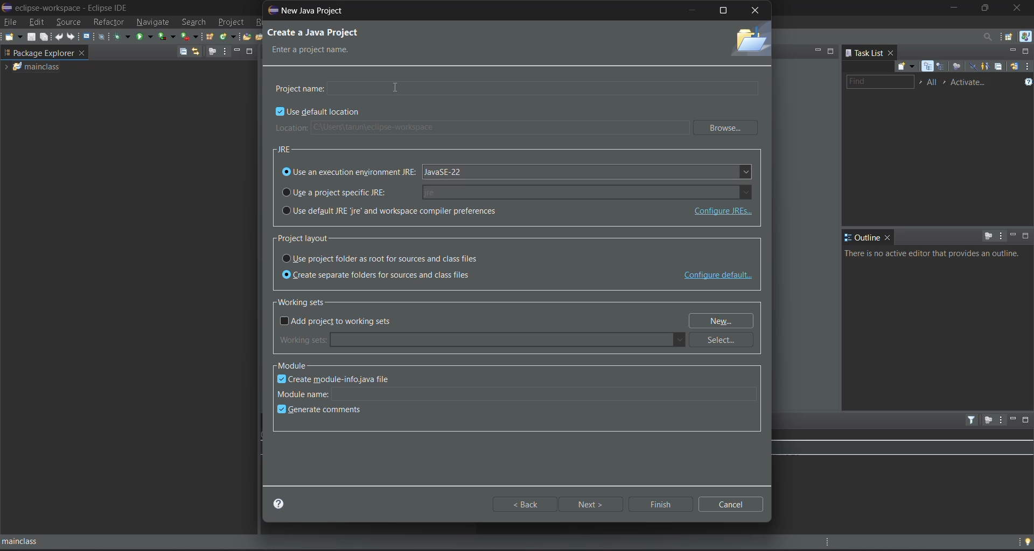  What do you see at coordinates (13, 37) in the screenshot?
I see `new` at bounding box center [13, 37].